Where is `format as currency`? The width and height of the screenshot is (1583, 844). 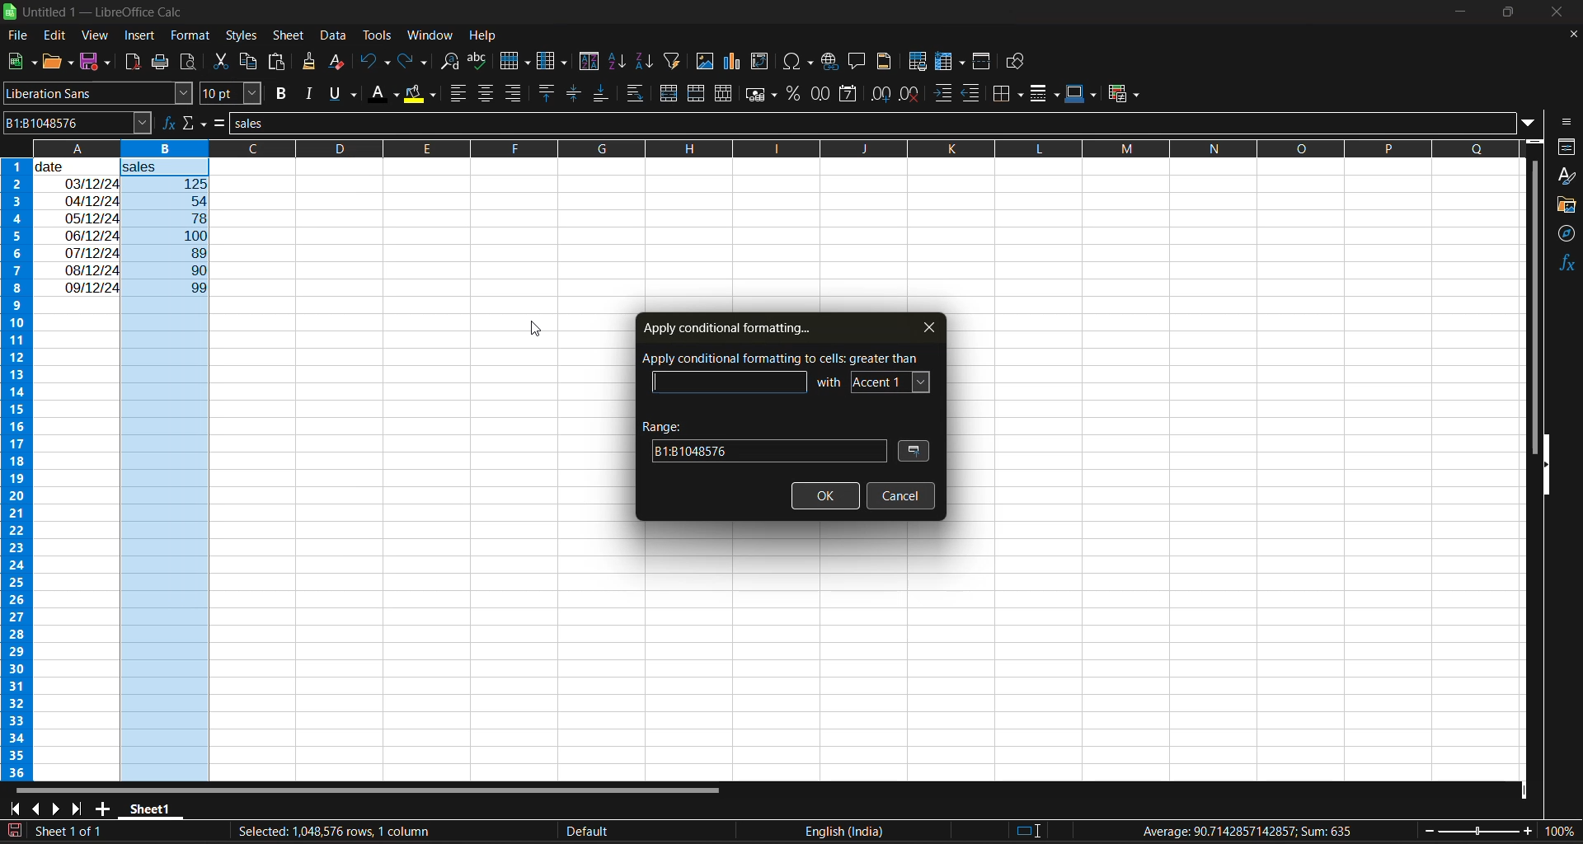
format as currency is located at coordinates (761, 97).